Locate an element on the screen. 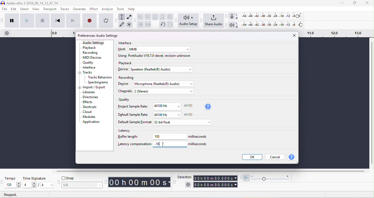  enable looping is located at coordinates (106, 20).